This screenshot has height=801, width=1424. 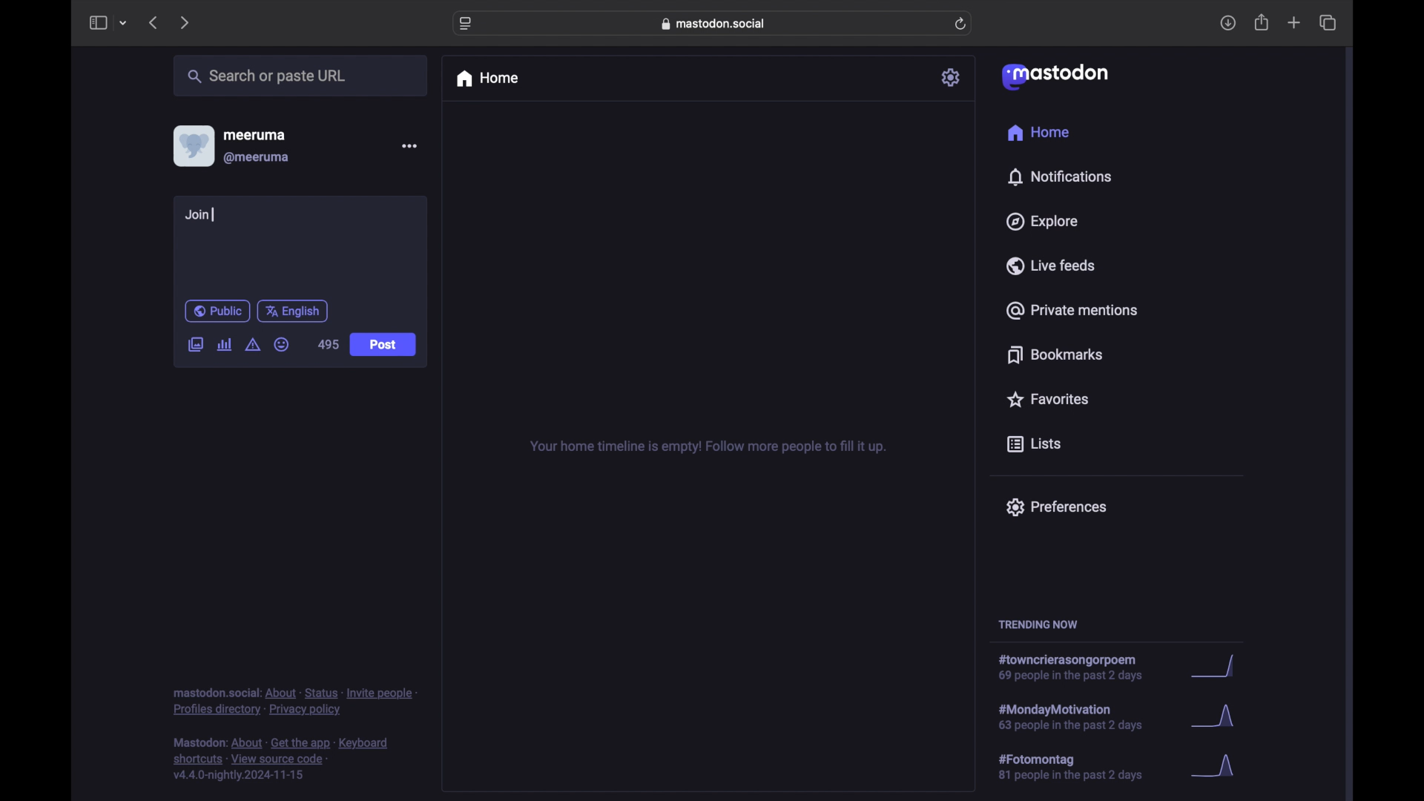 What do you see at coordinates (1225, 772) in the screenshot?
I see `graph` at bounding box center [1225, 772].